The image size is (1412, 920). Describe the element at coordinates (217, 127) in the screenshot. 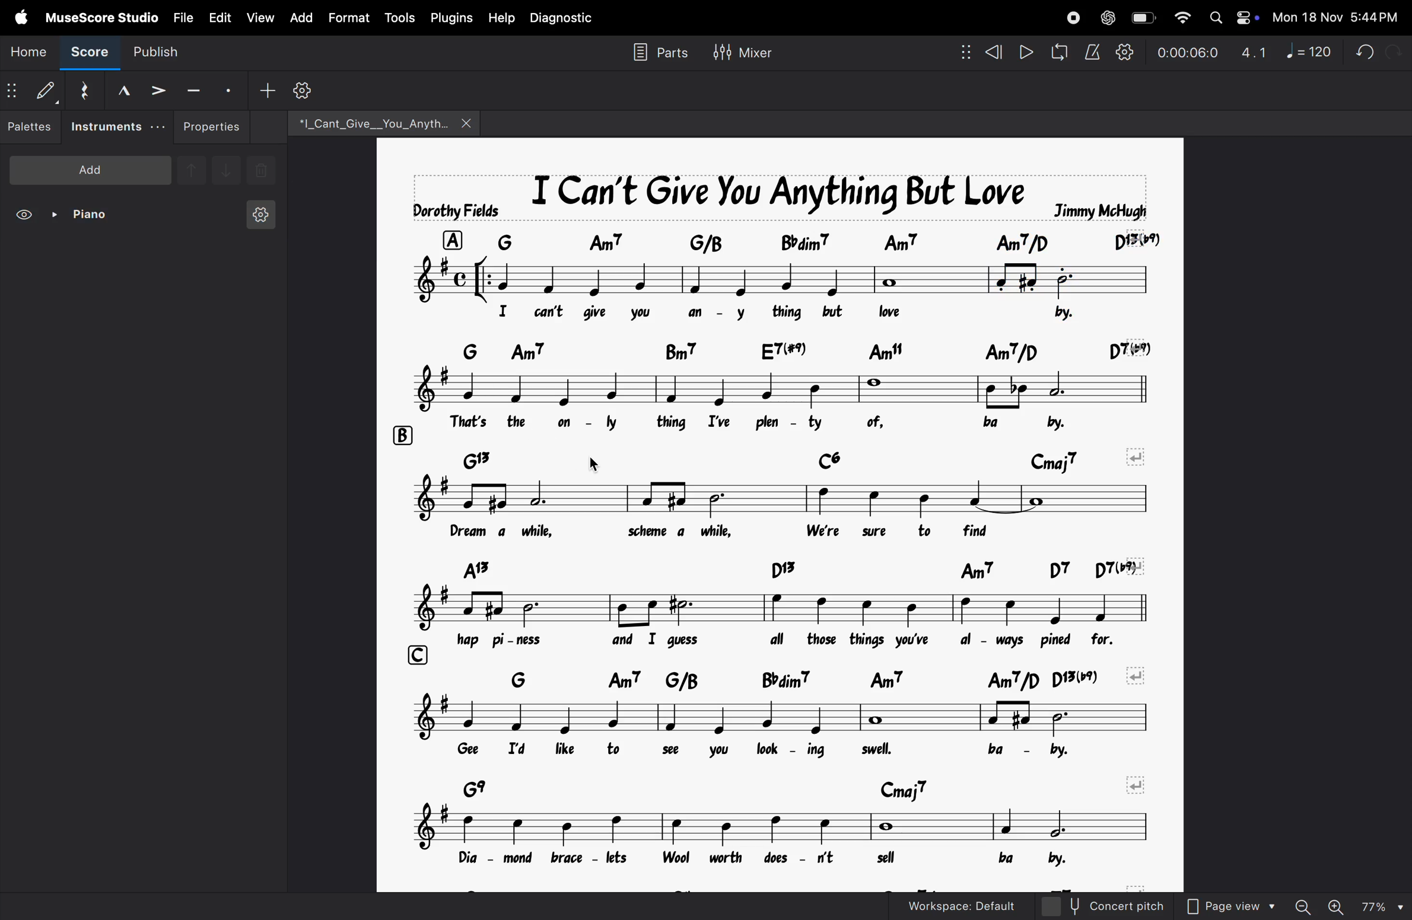

I see `properties` at that location.